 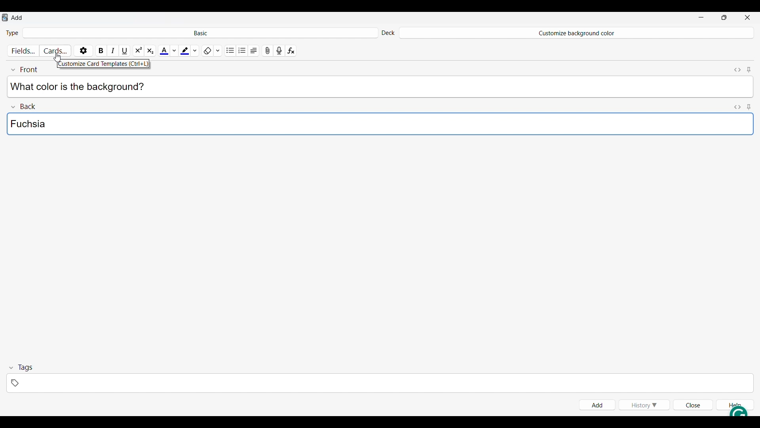 What do you see at coordinates (279, 50) in the screenshot?
I see `Record audio` at bounding box center [279, 50].